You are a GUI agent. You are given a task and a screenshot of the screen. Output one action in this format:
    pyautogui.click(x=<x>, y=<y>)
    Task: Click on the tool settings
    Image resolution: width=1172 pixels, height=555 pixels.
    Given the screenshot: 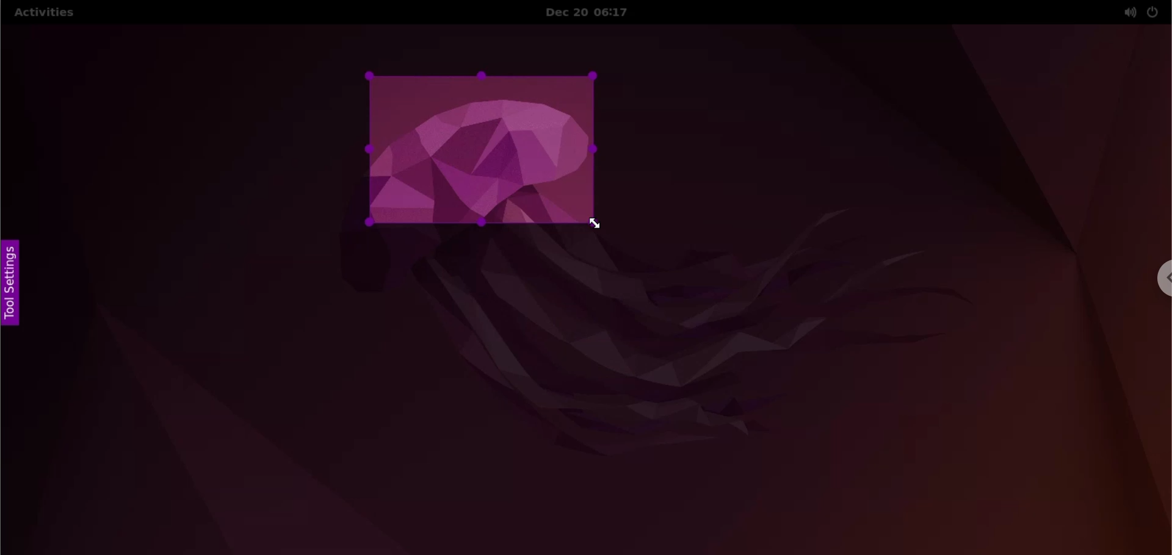 What is the action you would take?
    pyautogui.click(x=15, y=284)
    